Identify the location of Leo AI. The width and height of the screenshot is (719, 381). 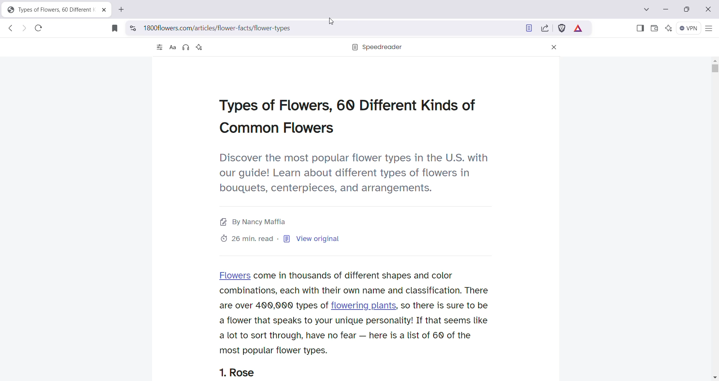
(668, 28).